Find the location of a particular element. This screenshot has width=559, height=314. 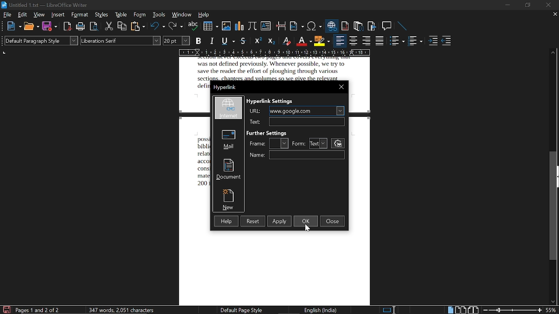

standard selection is located at coordinates (391, 310).